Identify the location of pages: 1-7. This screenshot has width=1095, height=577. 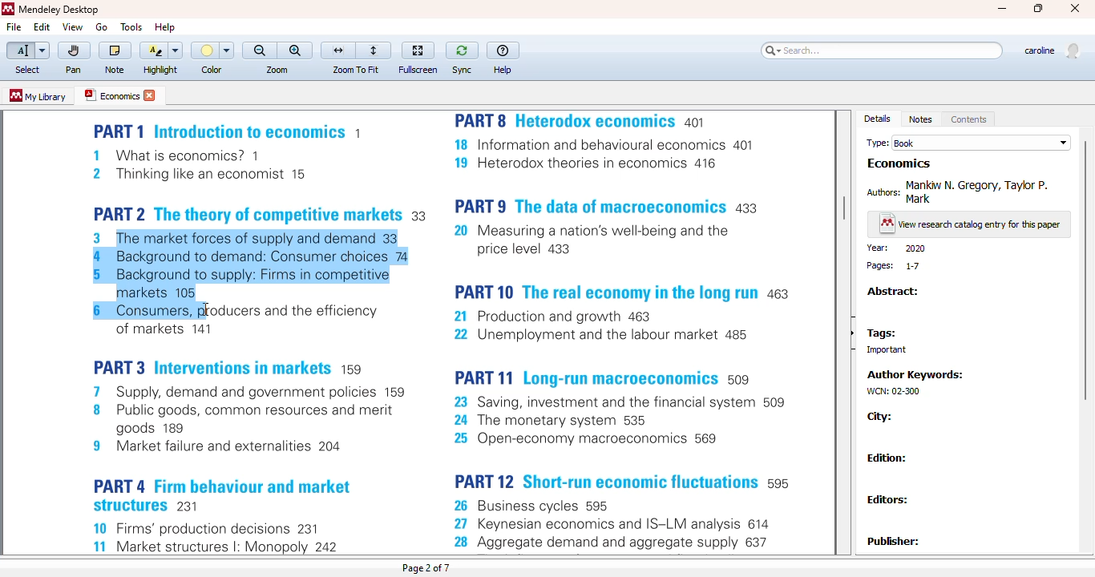
(895, 266).